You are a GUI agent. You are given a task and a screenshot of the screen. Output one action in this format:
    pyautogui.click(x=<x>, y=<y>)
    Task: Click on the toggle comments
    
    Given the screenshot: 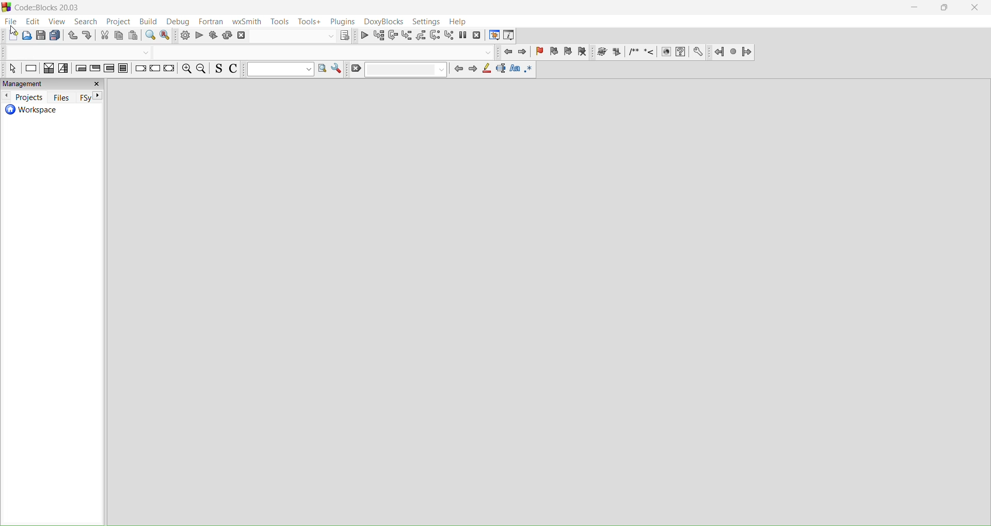 What is the action you would take?
    pyautogui.click(x=236, y=70)
    